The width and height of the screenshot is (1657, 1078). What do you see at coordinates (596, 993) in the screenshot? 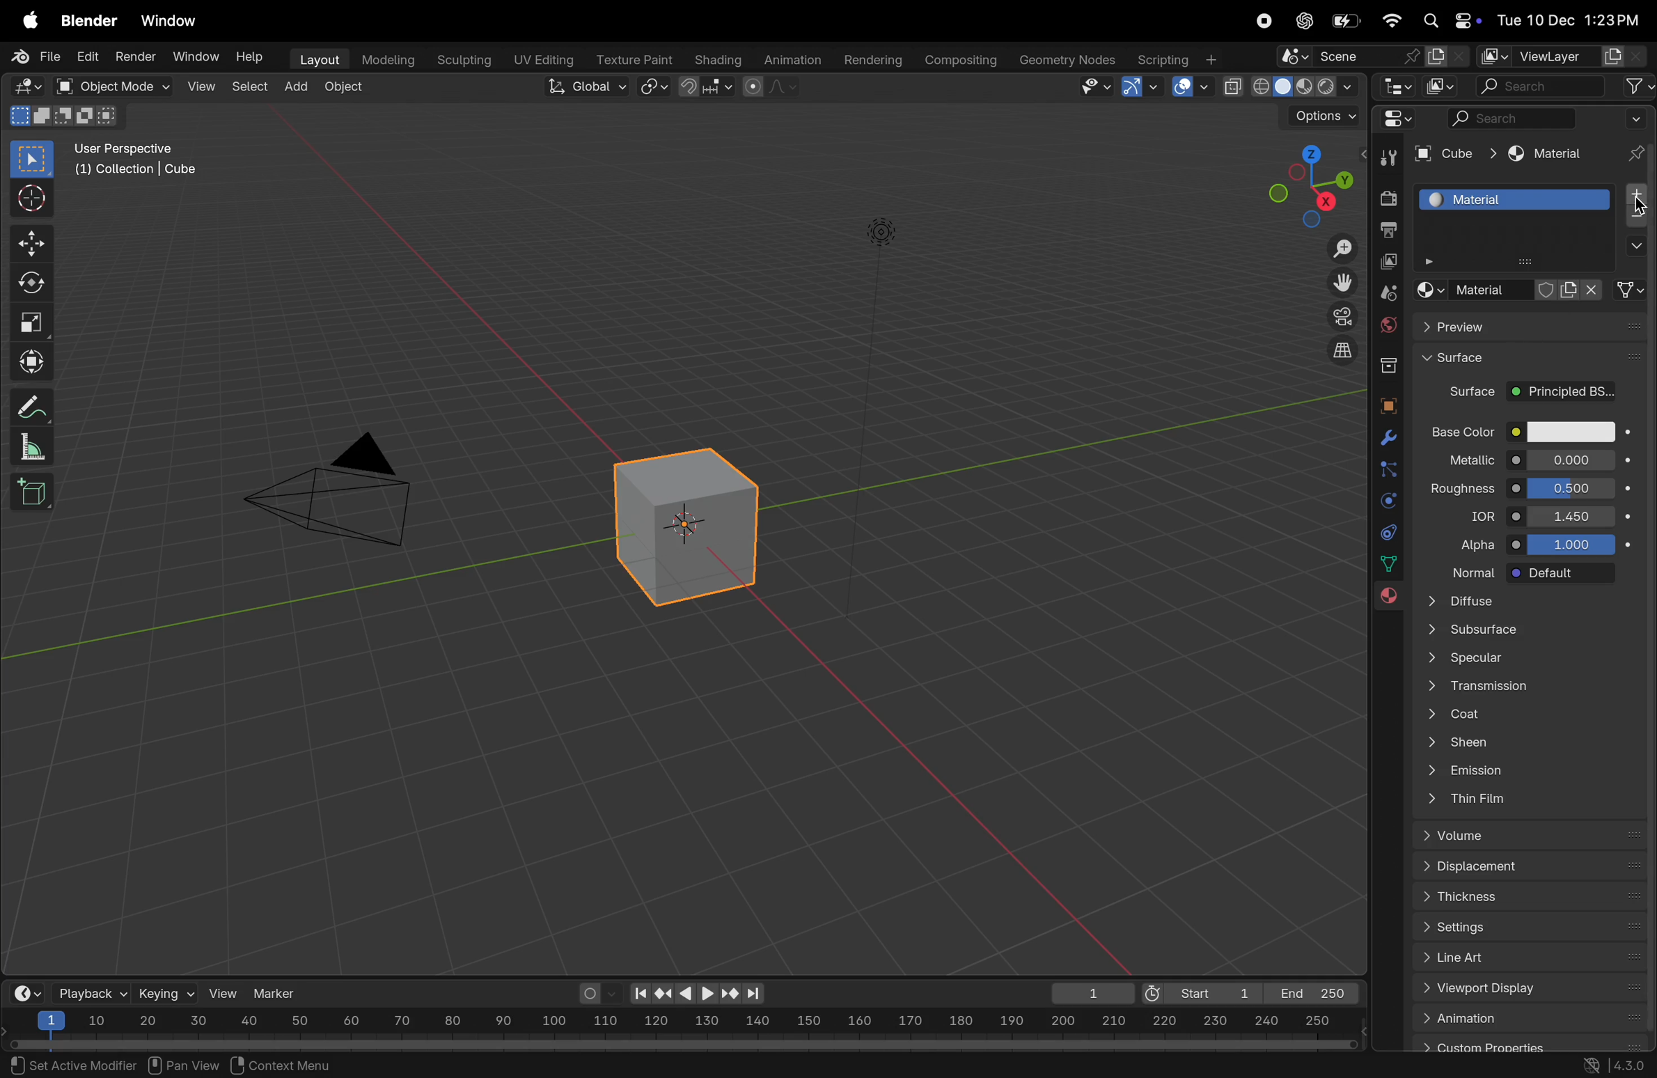
I see `auto keying` at bounding box center [596, 993].